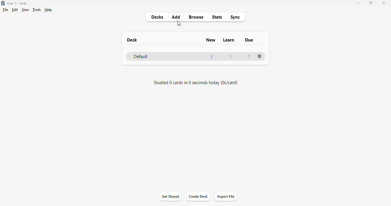  Describe the element at coordinates (132, 40) in the screenshot. I see `deck` at that location.